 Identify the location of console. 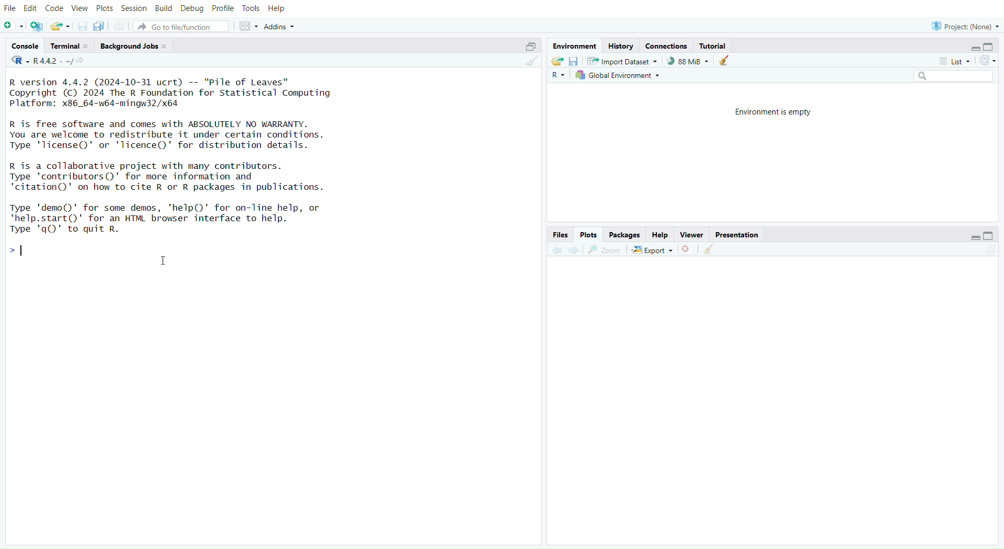
(25, 45).